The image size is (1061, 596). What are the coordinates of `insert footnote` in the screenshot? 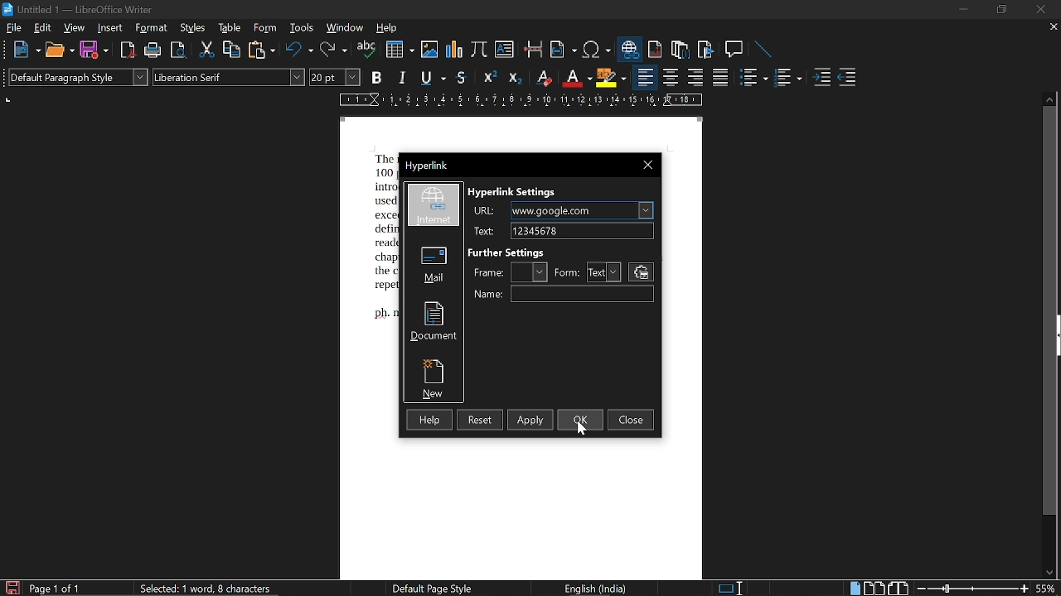 It's located at (655, 50).